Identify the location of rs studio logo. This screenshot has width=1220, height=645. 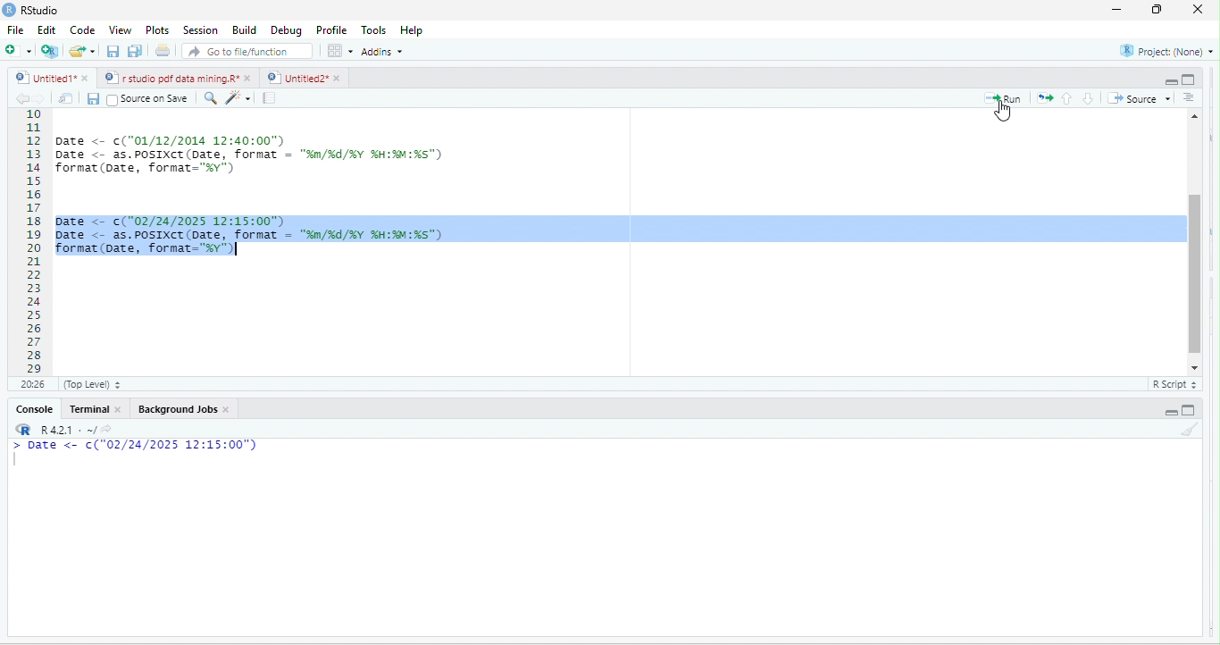
(11, 9).